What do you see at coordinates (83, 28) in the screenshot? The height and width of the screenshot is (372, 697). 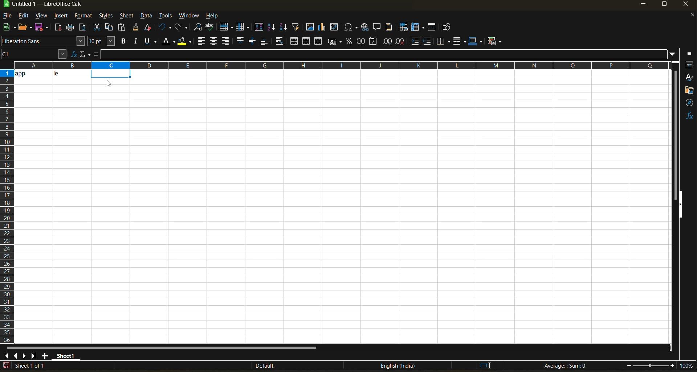 I see `toggle print preview` at bounding box center [83, 28].